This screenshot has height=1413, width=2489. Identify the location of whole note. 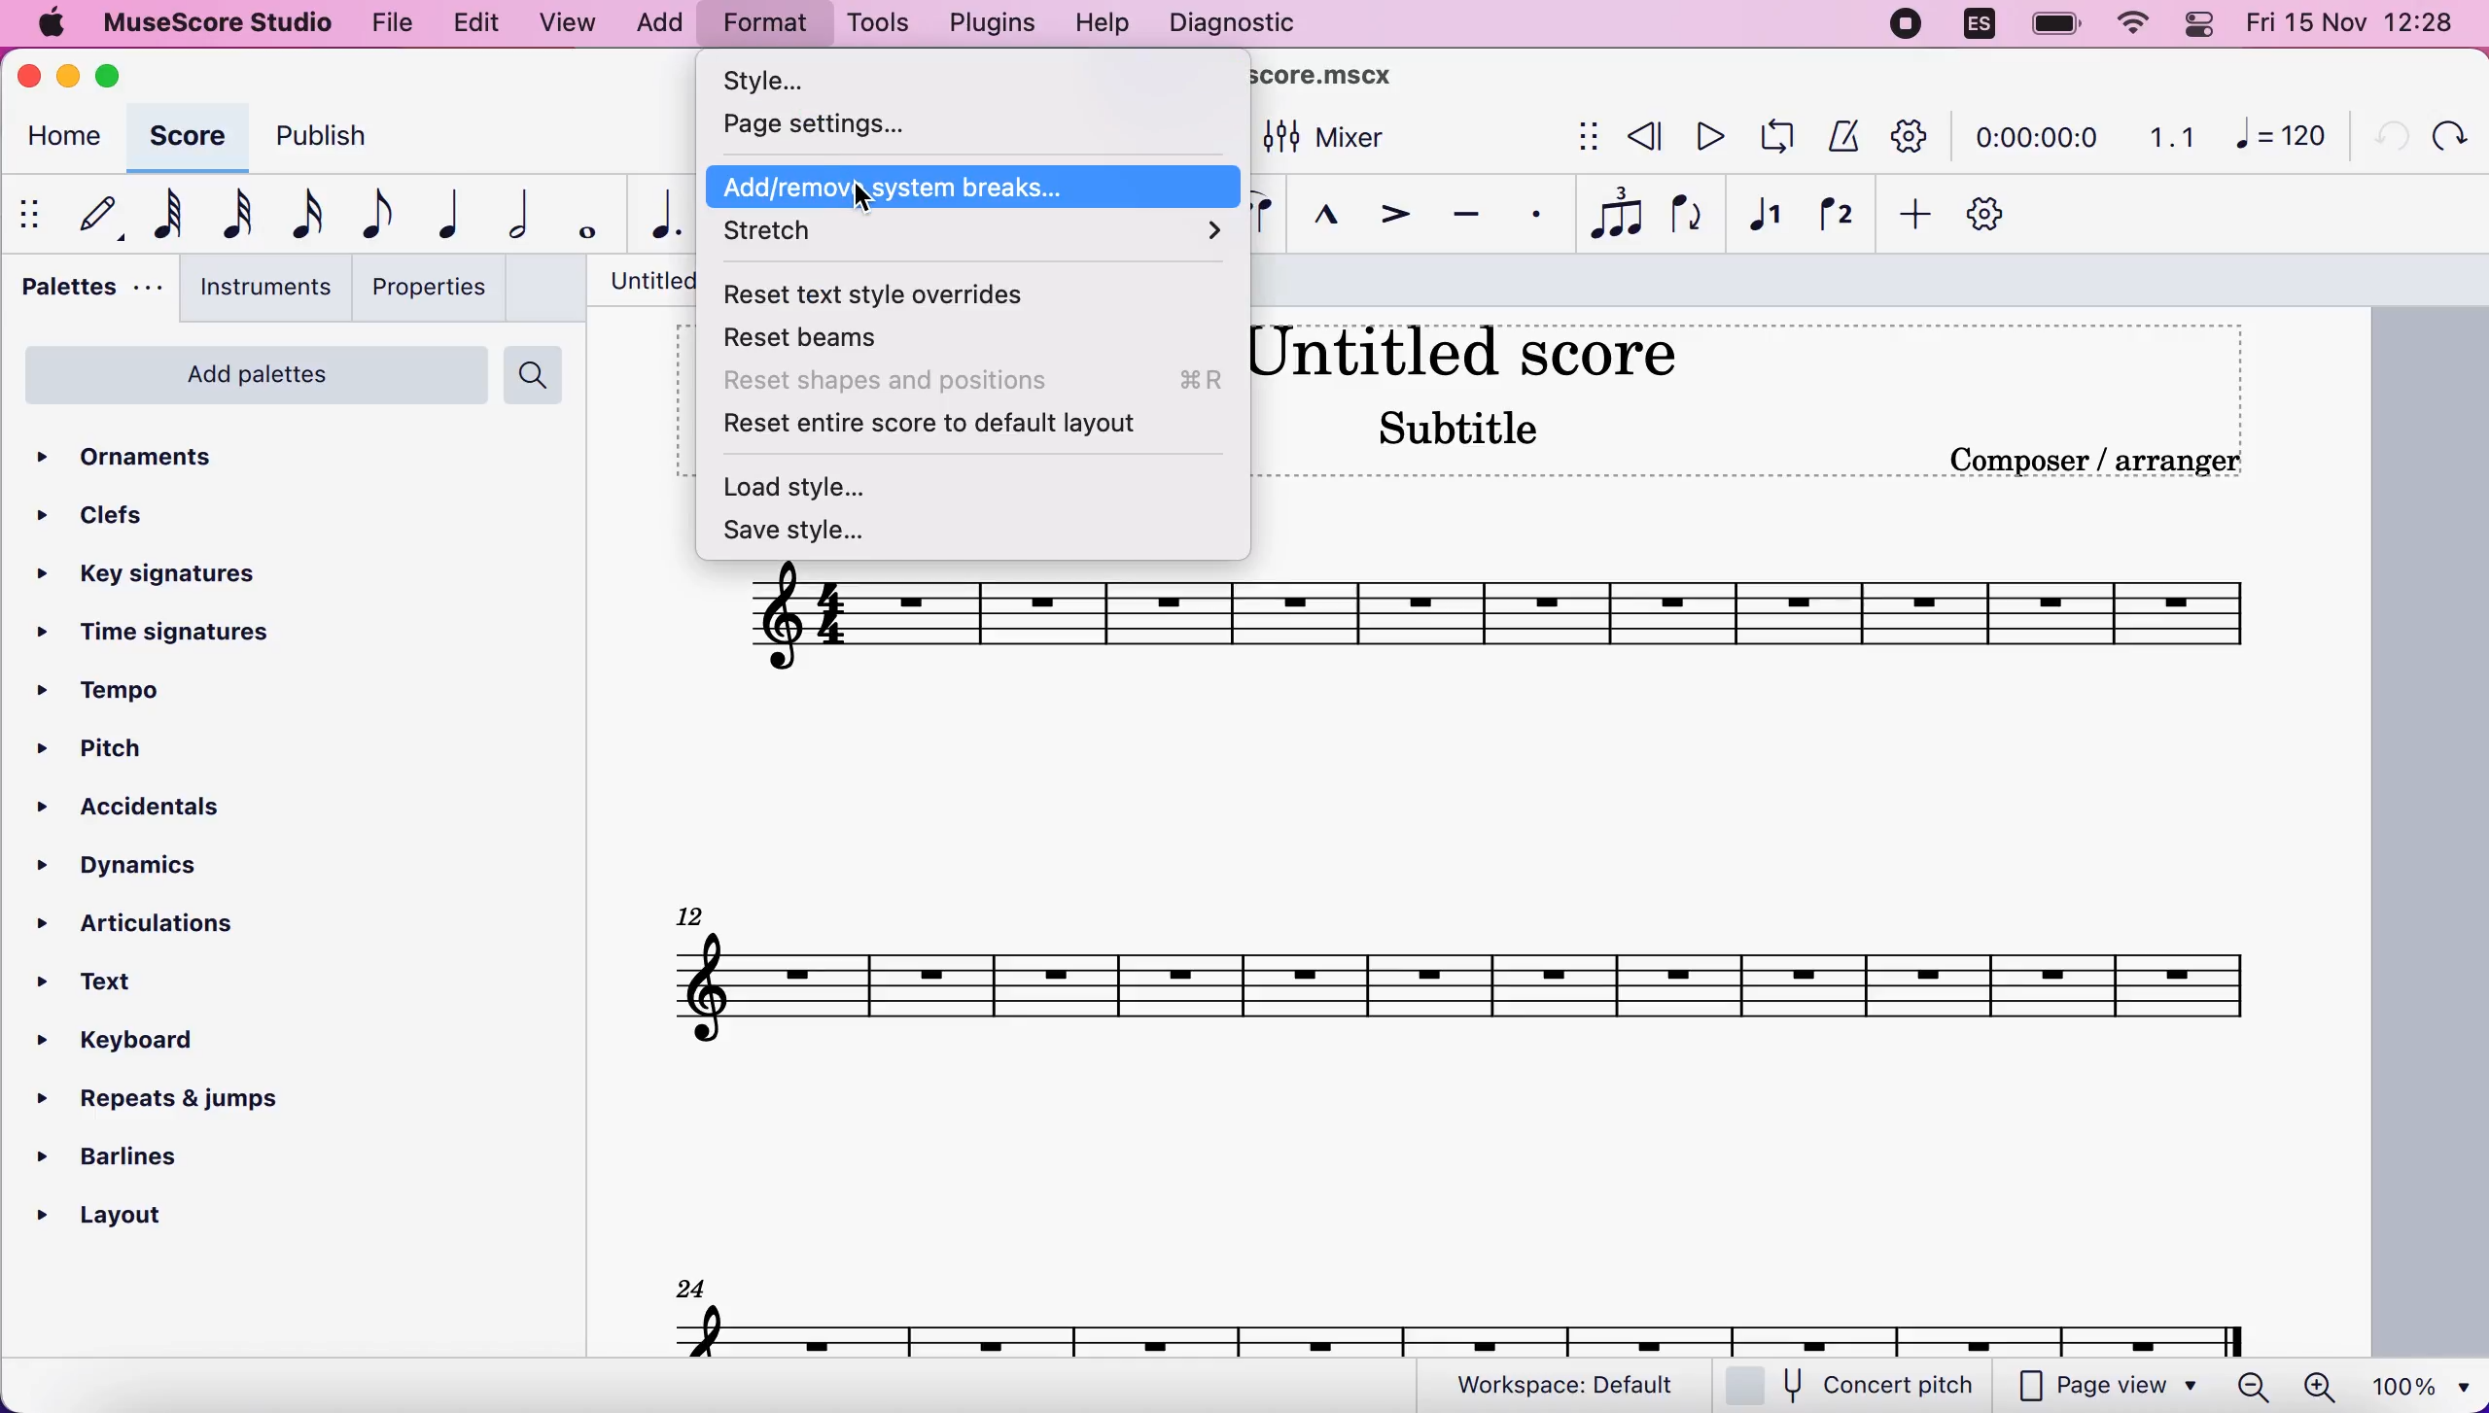
(580, 216).